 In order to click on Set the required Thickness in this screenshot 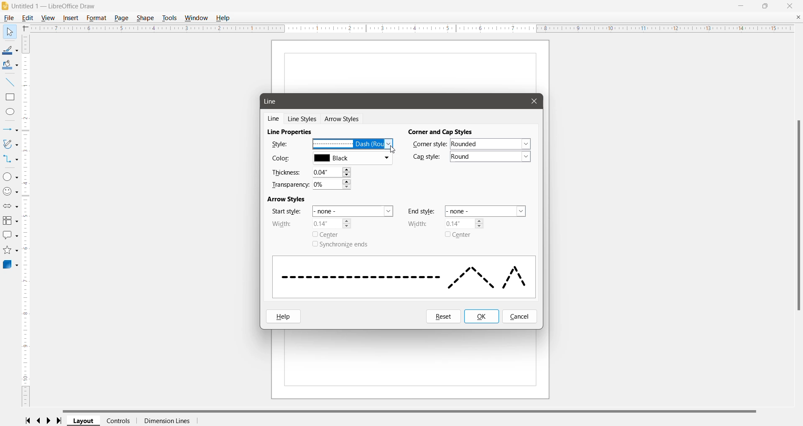, I will do `click(332, 172)`.